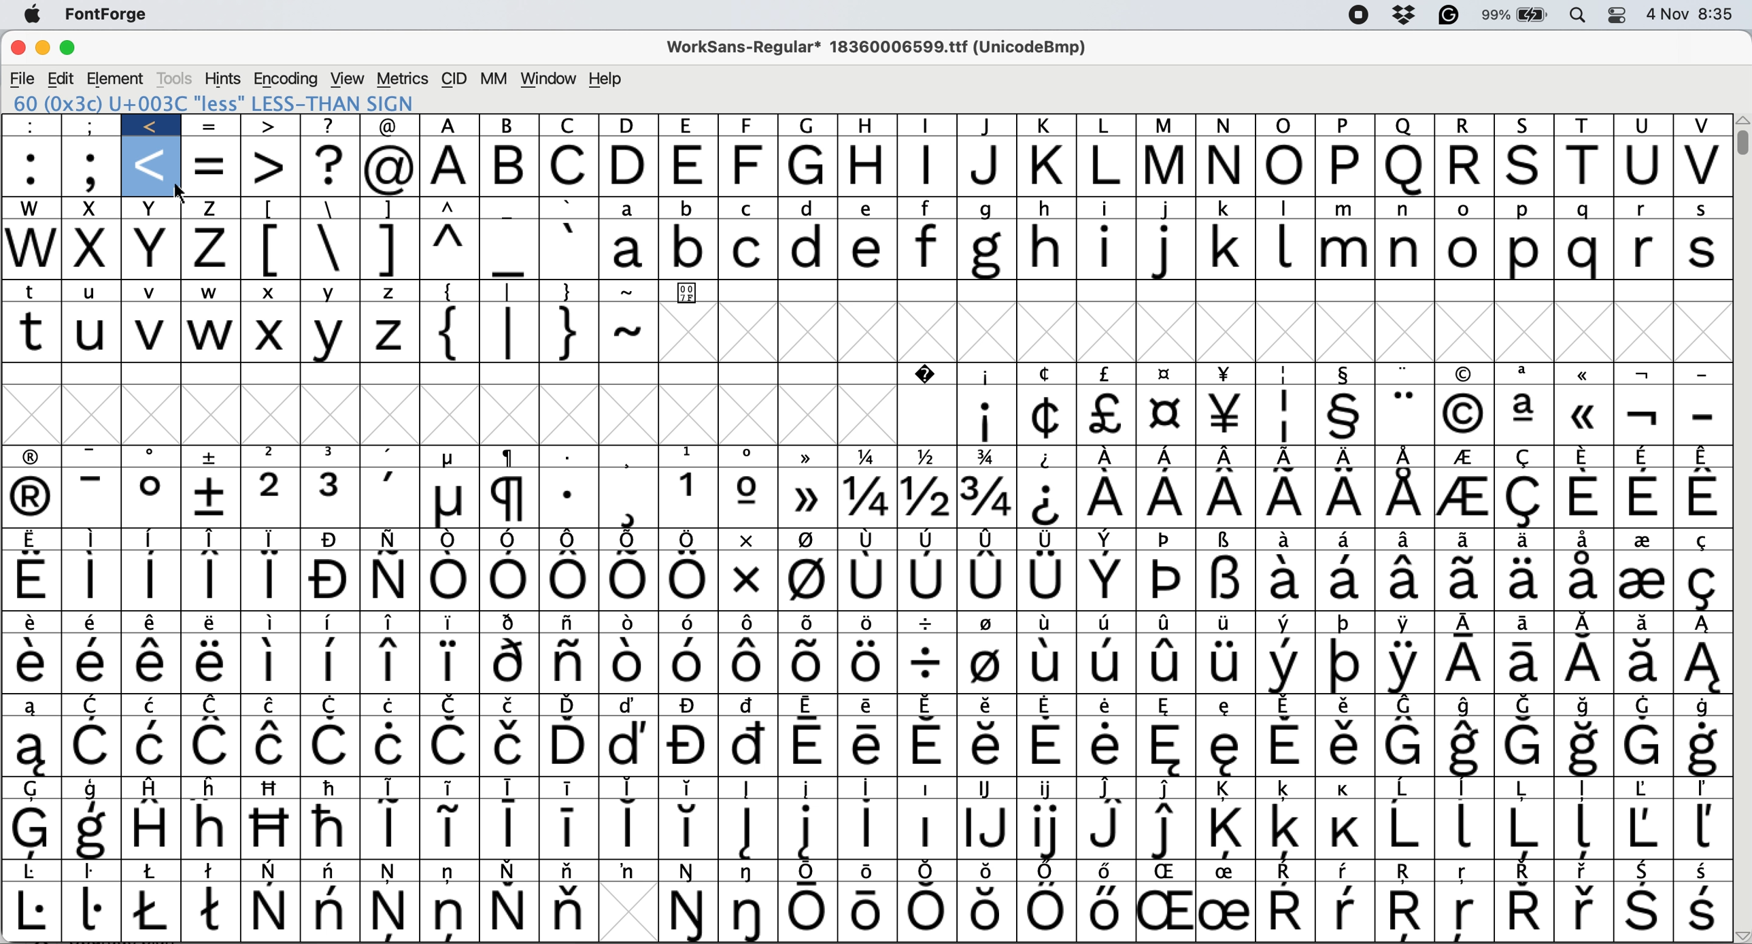 The width and height of the screenshot is (1752, 944). What do you see at coordinates (1525, 416) in the screenshot?
I see `Symbol` at bounding box center [1525, 416].